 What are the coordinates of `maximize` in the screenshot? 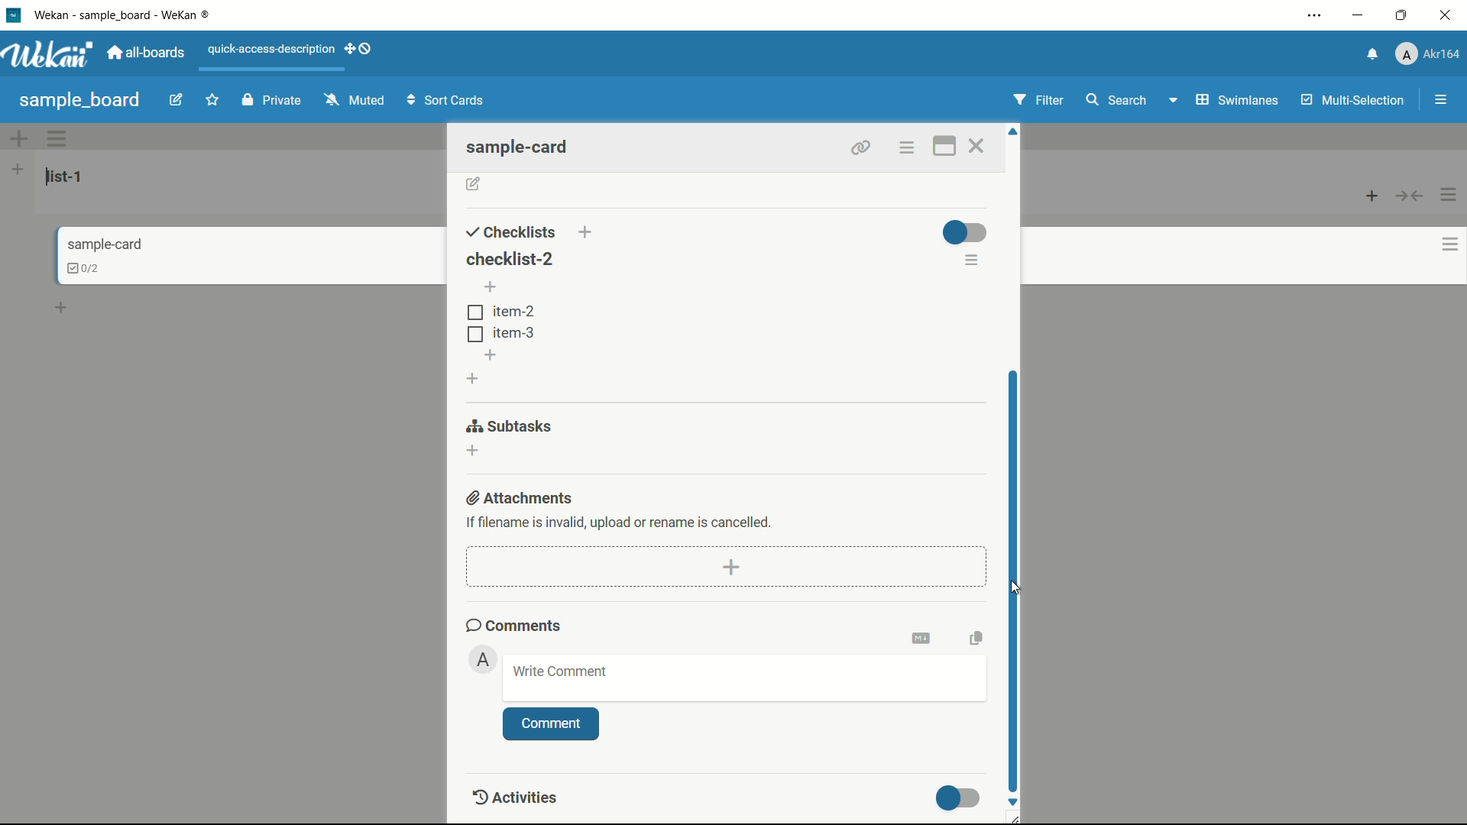 It's located at (1402, 15).